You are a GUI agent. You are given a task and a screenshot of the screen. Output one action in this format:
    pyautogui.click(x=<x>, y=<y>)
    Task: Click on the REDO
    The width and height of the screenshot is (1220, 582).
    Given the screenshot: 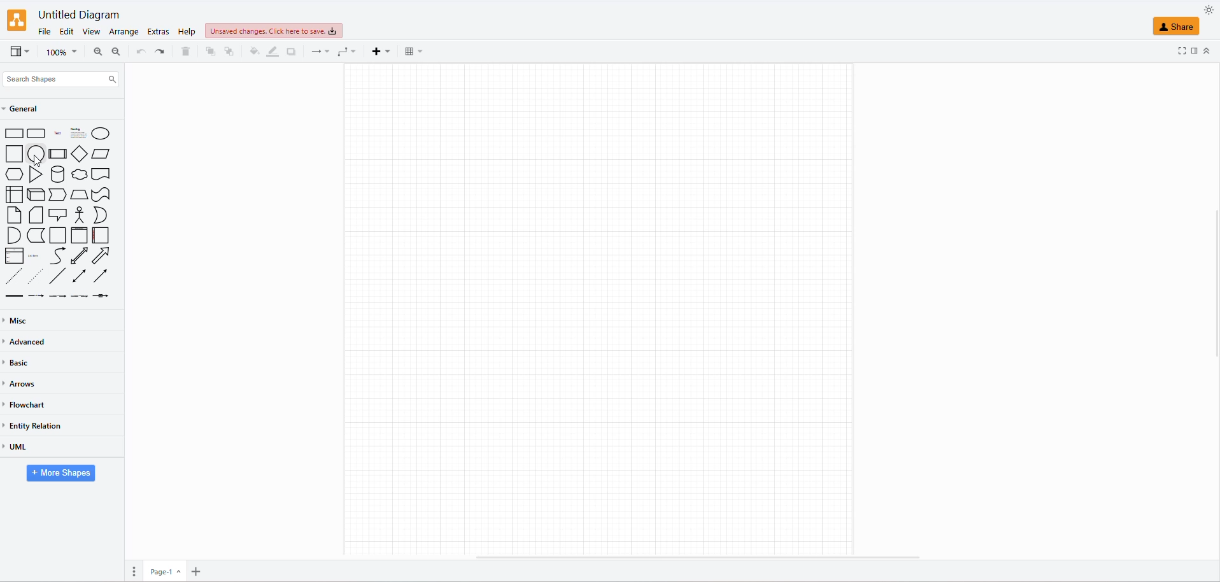 What is the action you would take?
    pyautogui.click(x=159, y=52)
    